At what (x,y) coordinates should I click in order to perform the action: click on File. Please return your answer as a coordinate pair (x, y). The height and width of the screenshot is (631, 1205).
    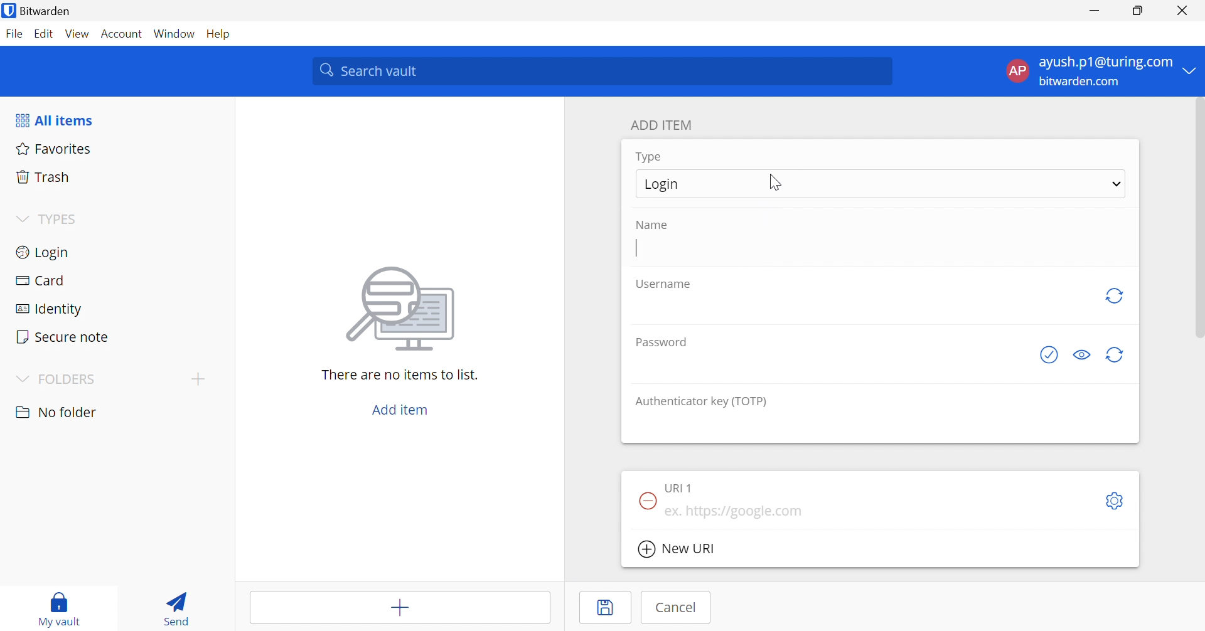
    Looking at the image, I should click on (14, 34).